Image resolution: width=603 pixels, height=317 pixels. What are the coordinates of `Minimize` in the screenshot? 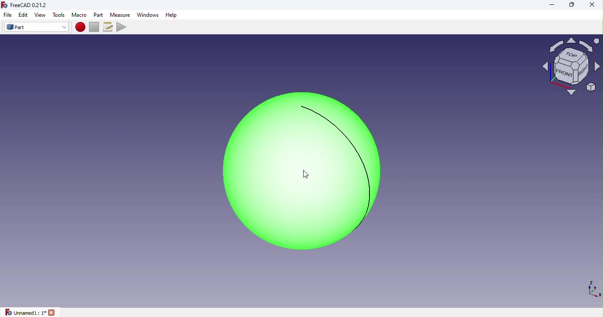 It's located at (550, 5).